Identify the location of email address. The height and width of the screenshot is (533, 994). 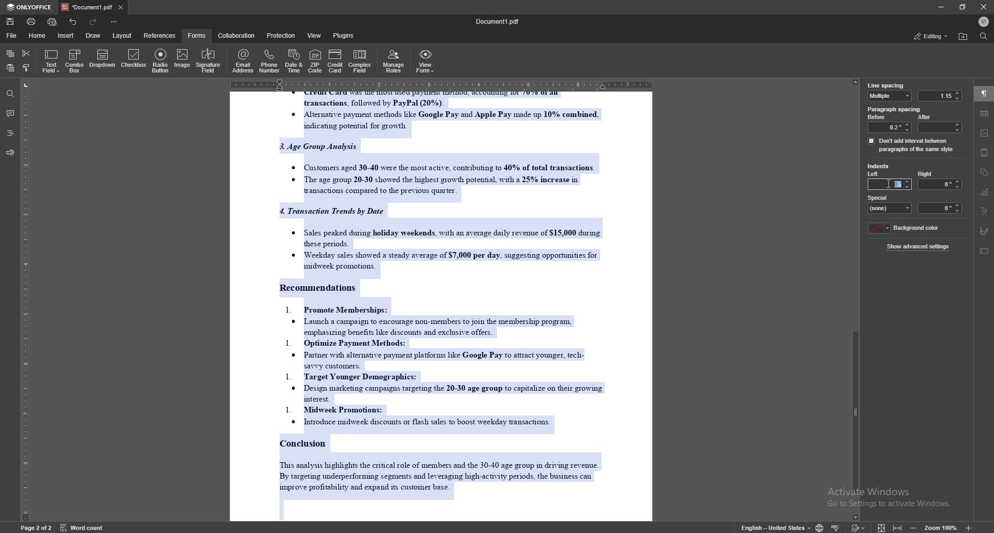
(243, 61).